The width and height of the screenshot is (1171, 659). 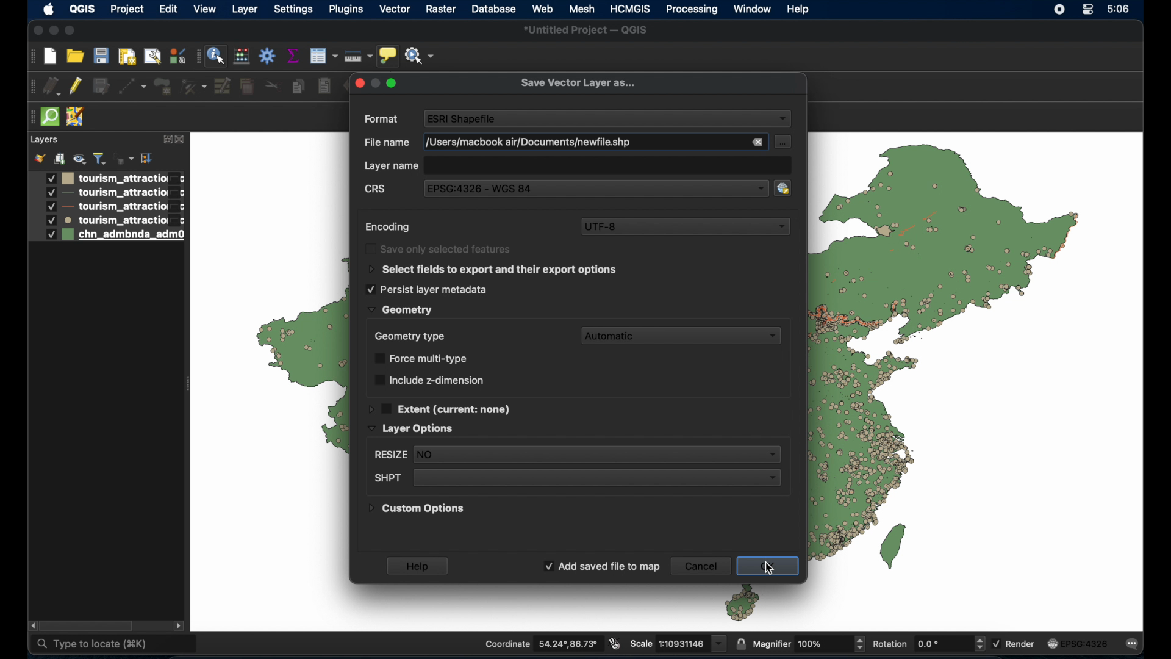 I want to click on resize dropdown, so click(x=575, y=455).